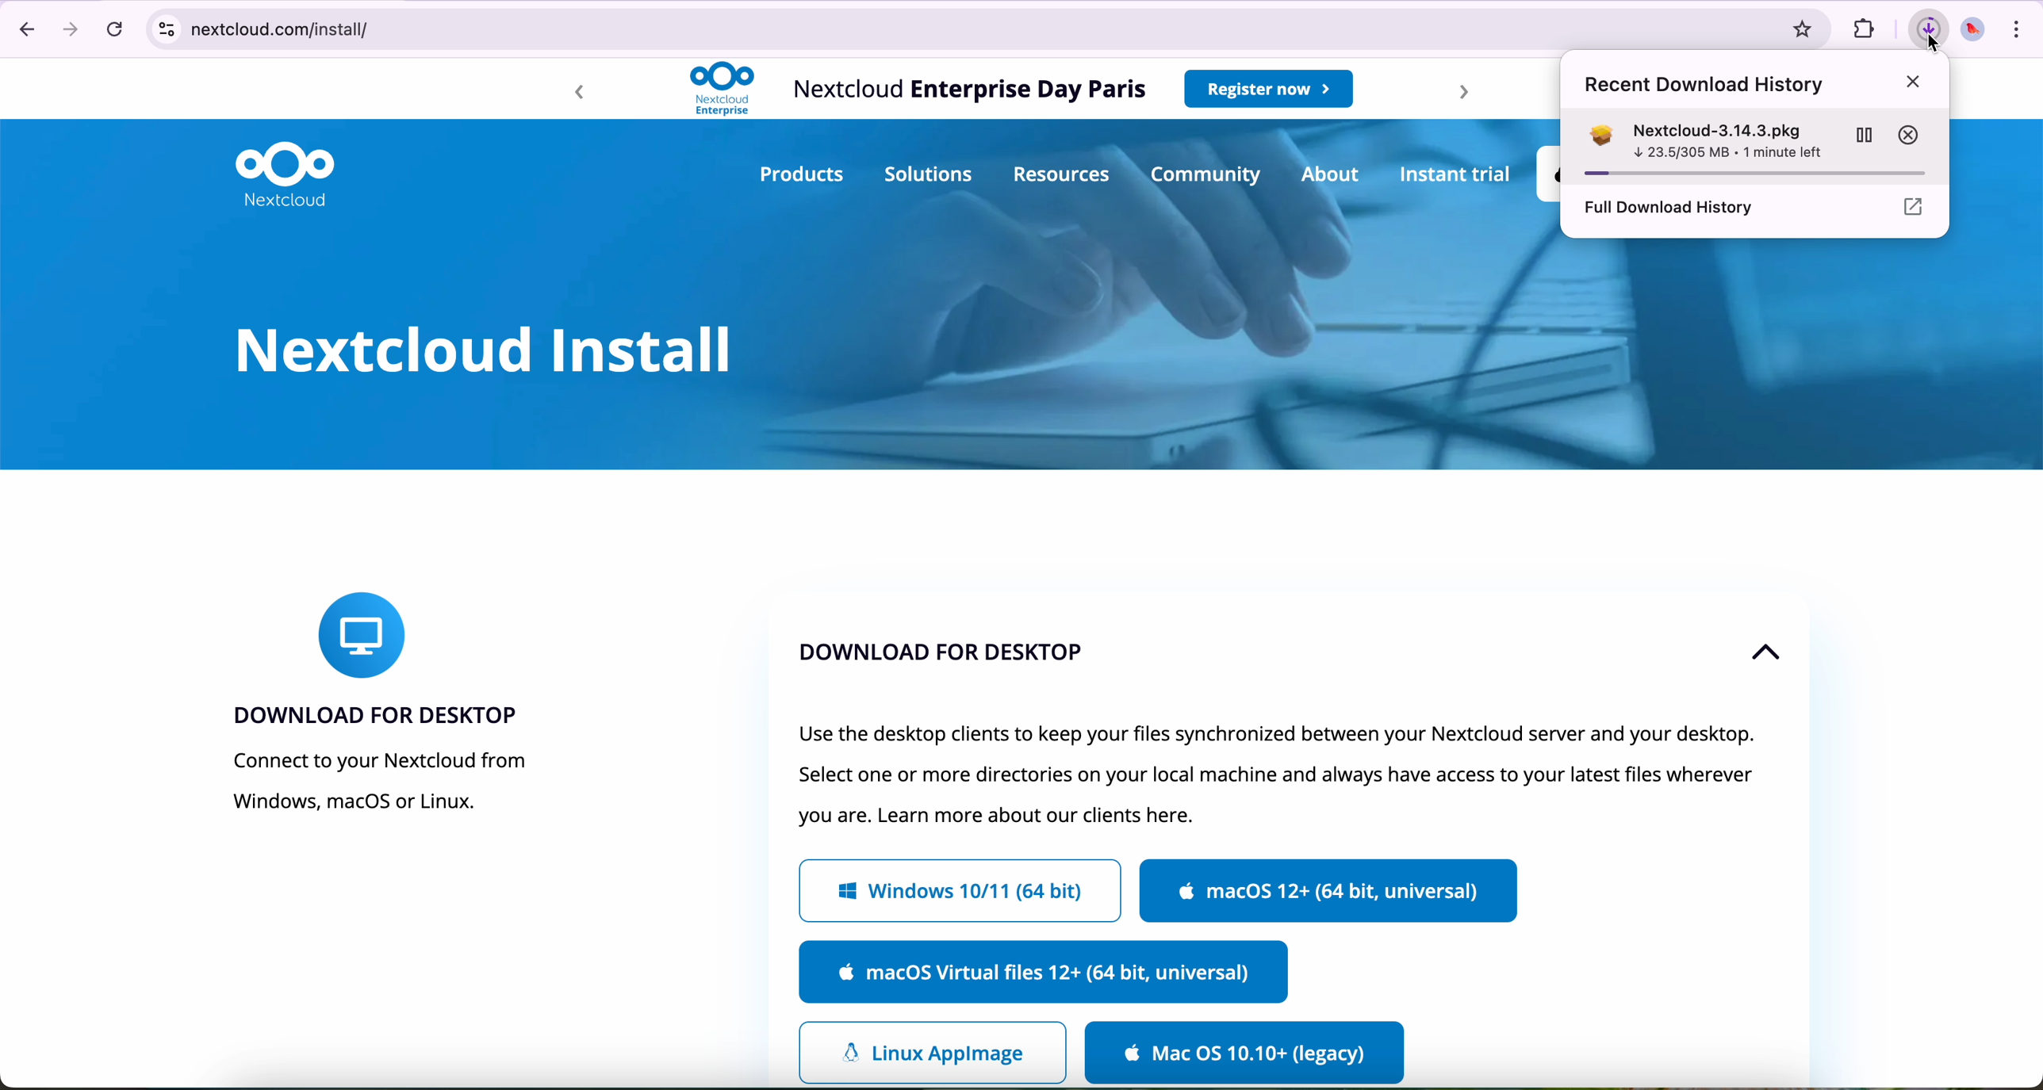  Describe the element at coordinates (1929, 26) in the screenshot. I see `cursor` at that location.